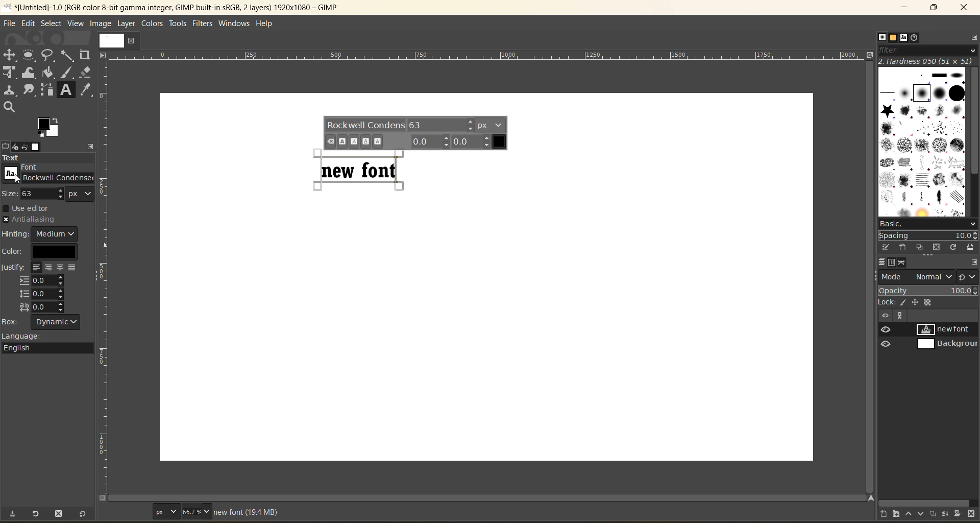  What do you see at coordinates (178, 25) in the screenshot?
I see `tools` at bounding box center [178, 25].